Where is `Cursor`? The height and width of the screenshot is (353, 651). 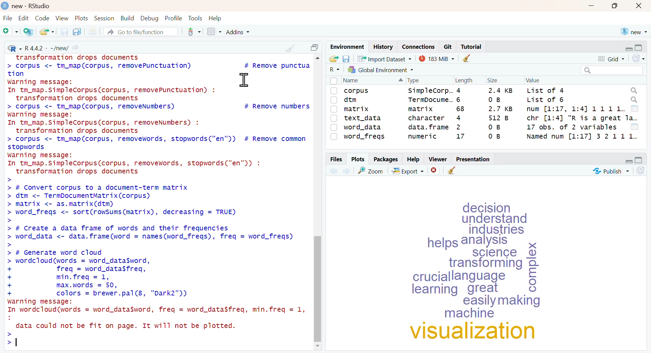
Cursor is located at coordinates (244, 80).